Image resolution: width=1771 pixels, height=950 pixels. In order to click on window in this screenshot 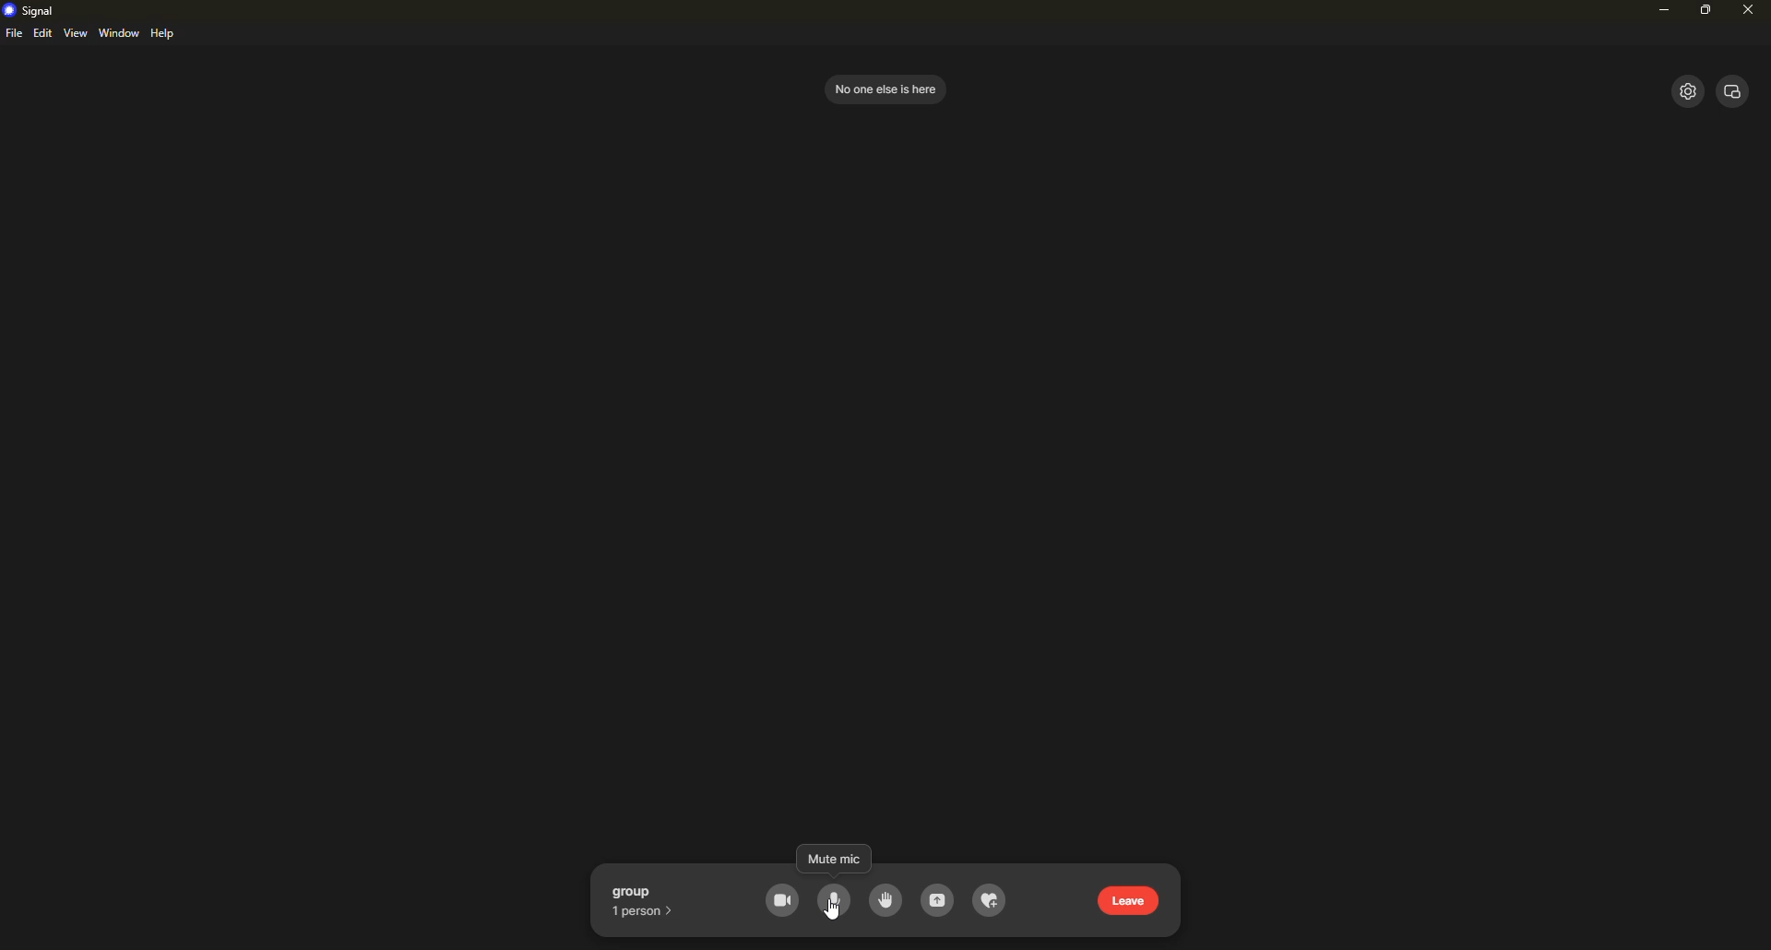, I will do `click(120, 33)`.